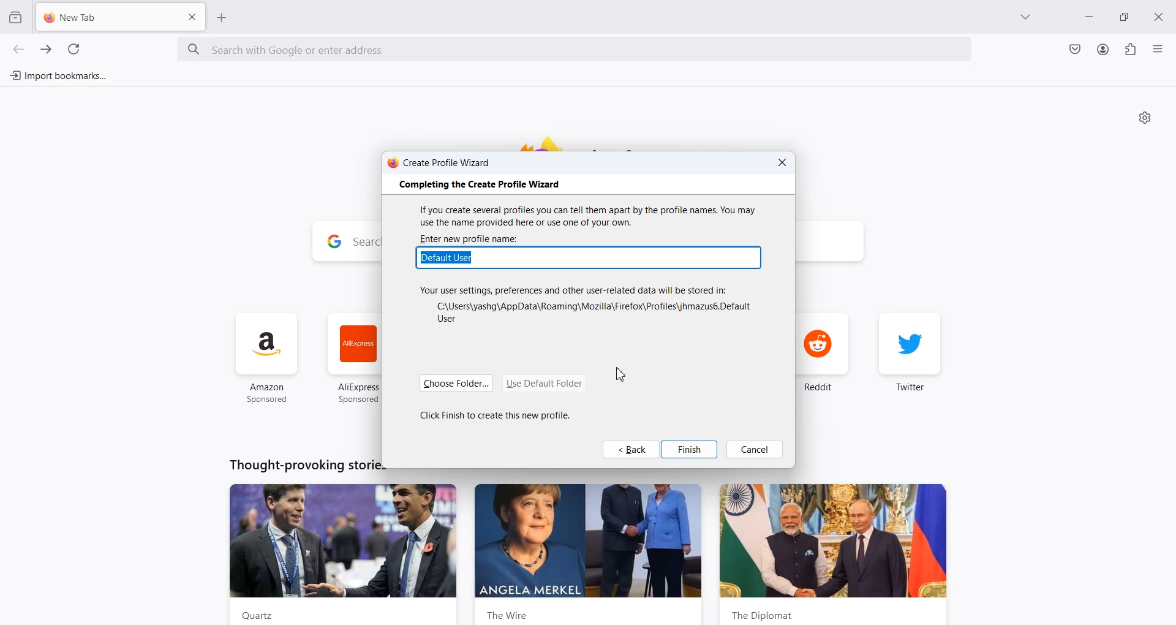  What do you see at coordinates (1074, 49) in the screenshot?
I see `Save to Pocket` at bounding box center [1074, 49].